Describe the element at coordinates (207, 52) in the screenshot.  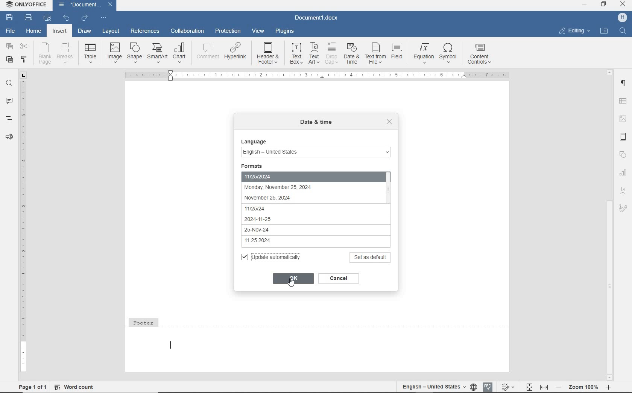
I see `comment` at that location.